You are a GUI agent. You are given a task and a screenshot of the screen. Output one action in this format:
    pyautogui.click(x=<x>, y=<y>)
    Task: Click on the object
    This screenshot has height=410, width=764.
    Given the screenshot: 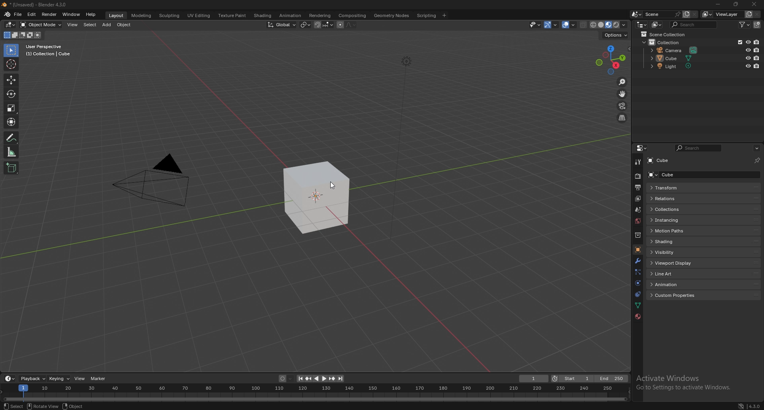 What is the action you would take?
    pyautogui.click(x=639, y=249)
    